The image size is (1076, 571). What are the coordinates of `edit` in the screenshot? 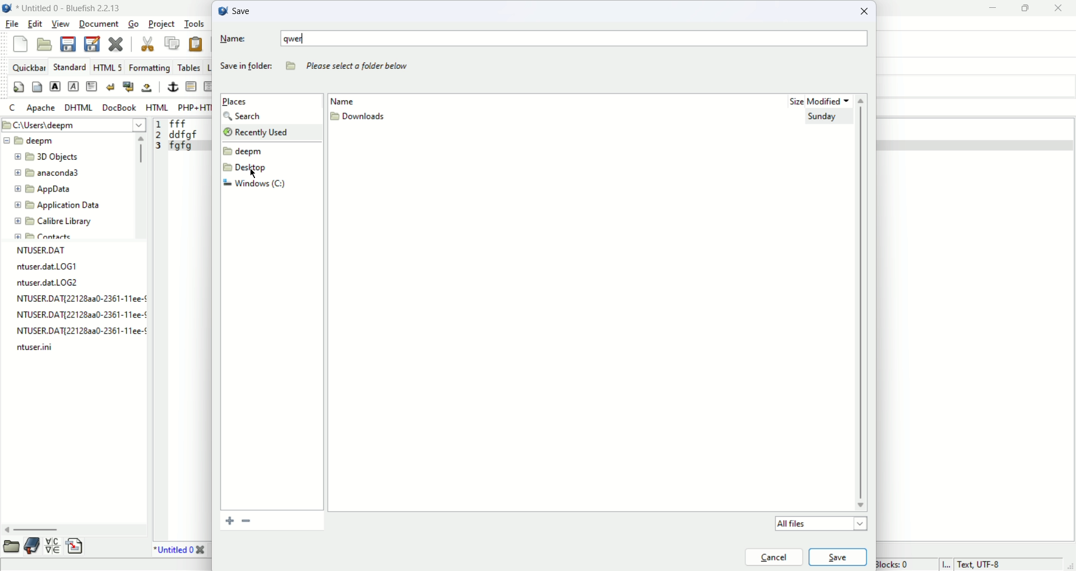 It's located at (35, 24).